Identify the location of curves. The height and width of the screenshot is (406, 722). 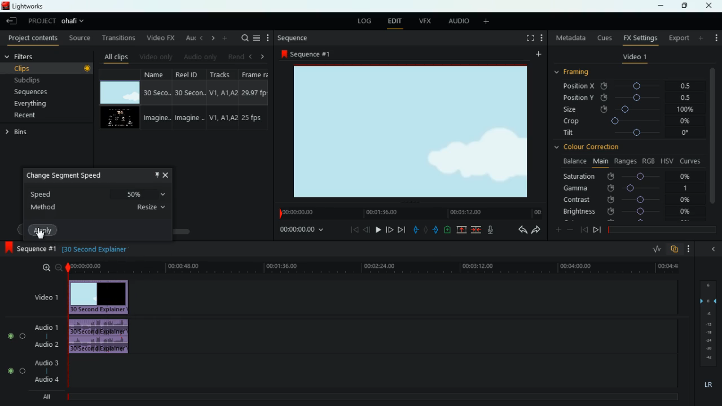
(690, 160).